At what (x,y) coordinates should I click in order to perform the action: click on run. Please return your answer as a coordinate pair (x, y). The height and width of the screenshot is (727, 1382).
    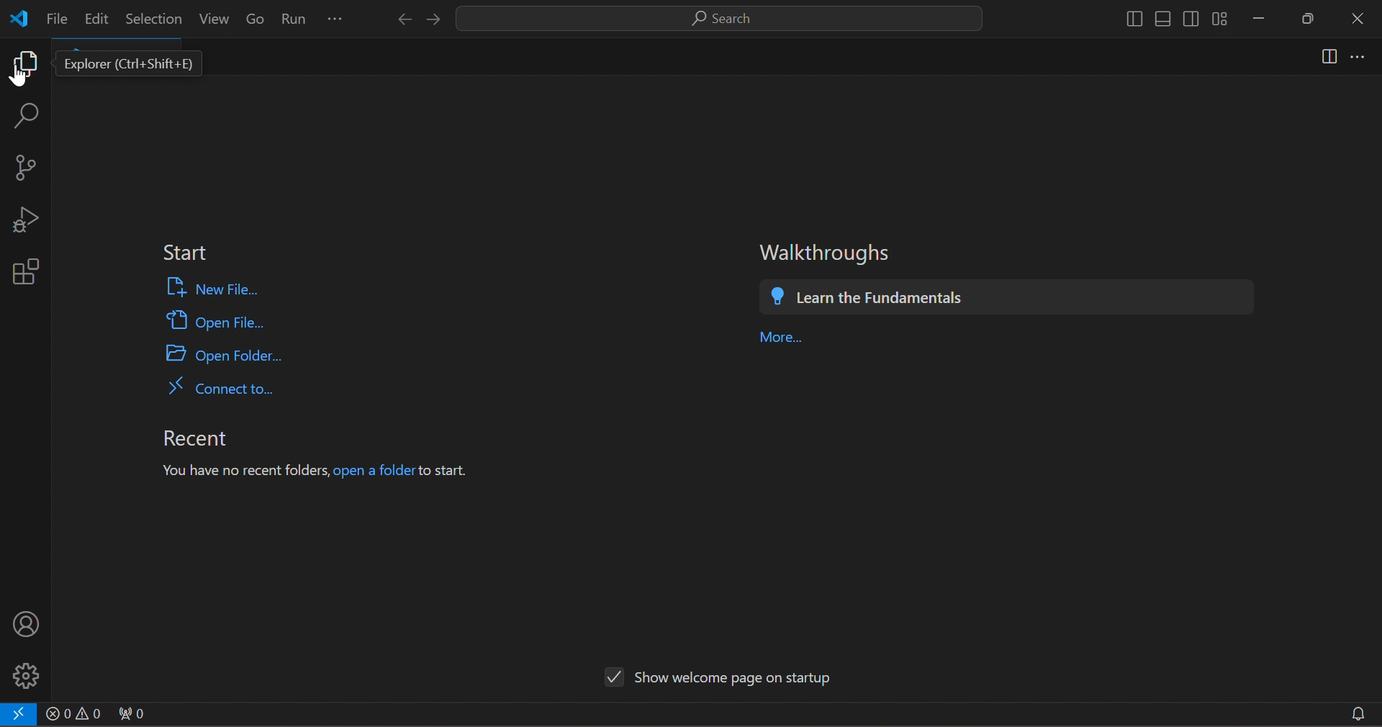
    Looking at the image, I should click on (296, 16).